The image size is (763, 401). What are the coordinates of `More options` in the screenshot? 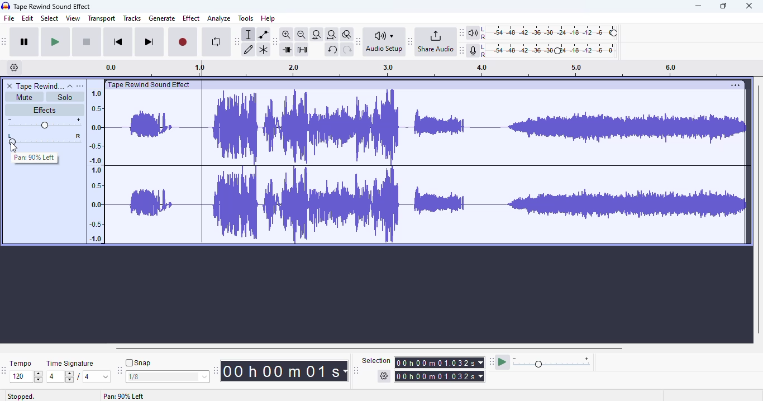 It's located at (733, 85).